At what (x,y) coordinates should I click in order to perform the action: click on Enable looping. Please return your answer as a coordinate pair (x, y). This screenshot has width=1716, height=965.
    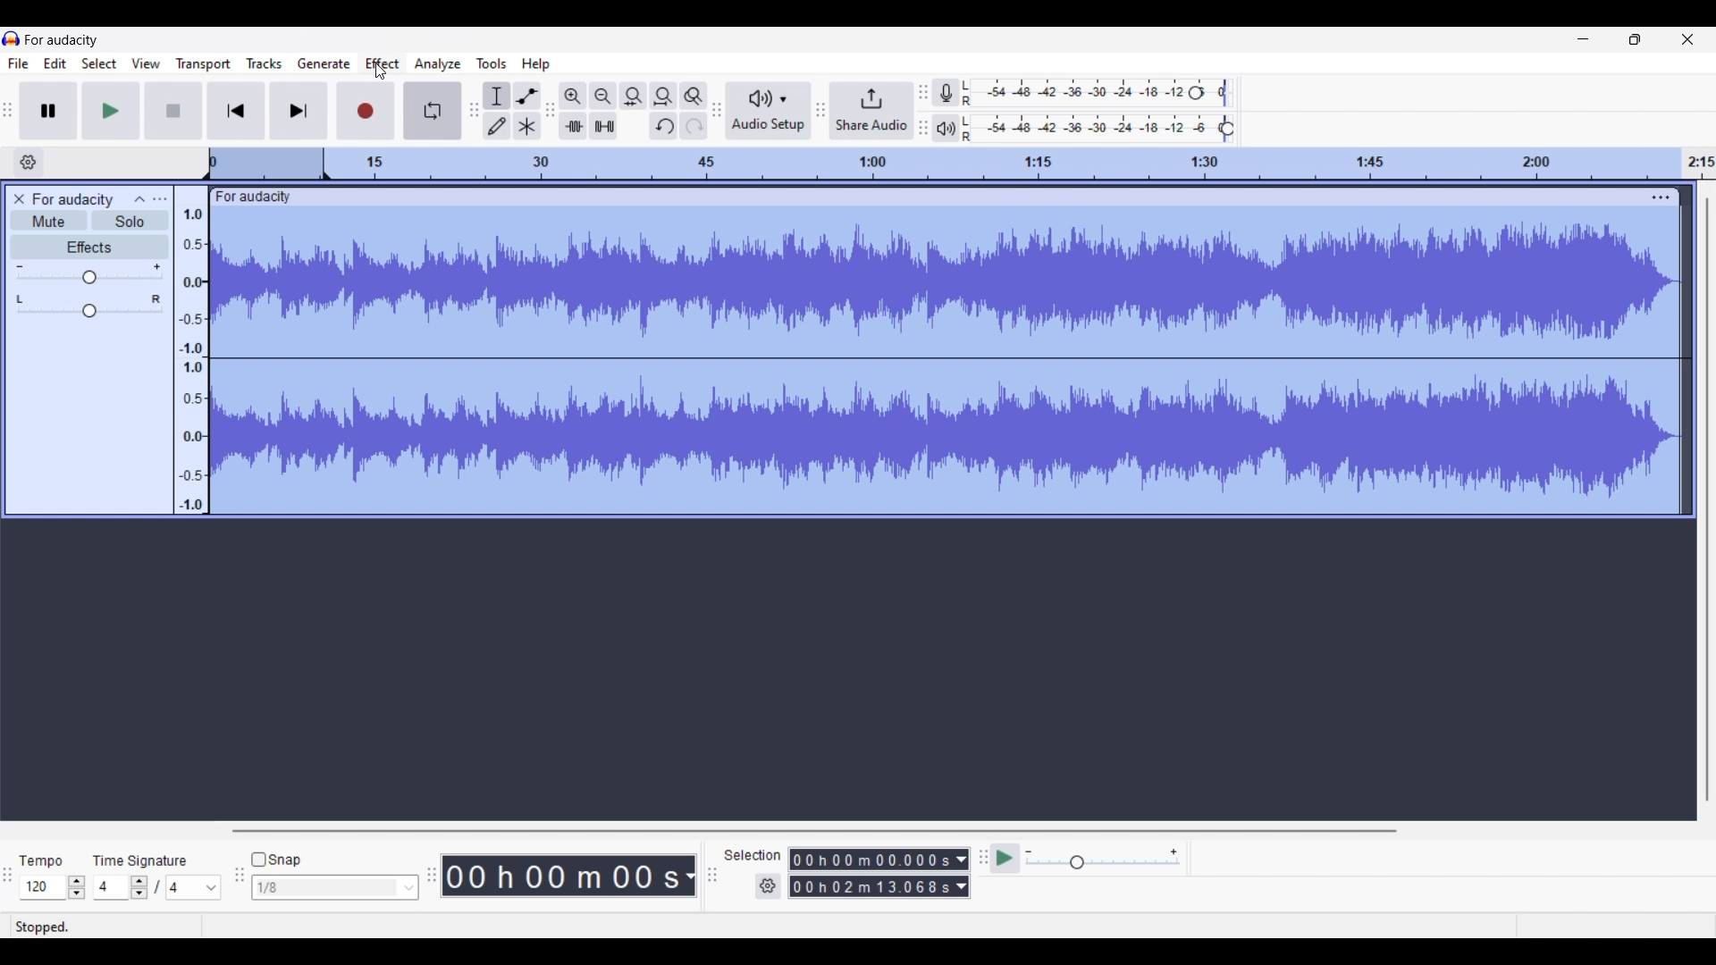
    Looking at the image, I should click on (433, 111).